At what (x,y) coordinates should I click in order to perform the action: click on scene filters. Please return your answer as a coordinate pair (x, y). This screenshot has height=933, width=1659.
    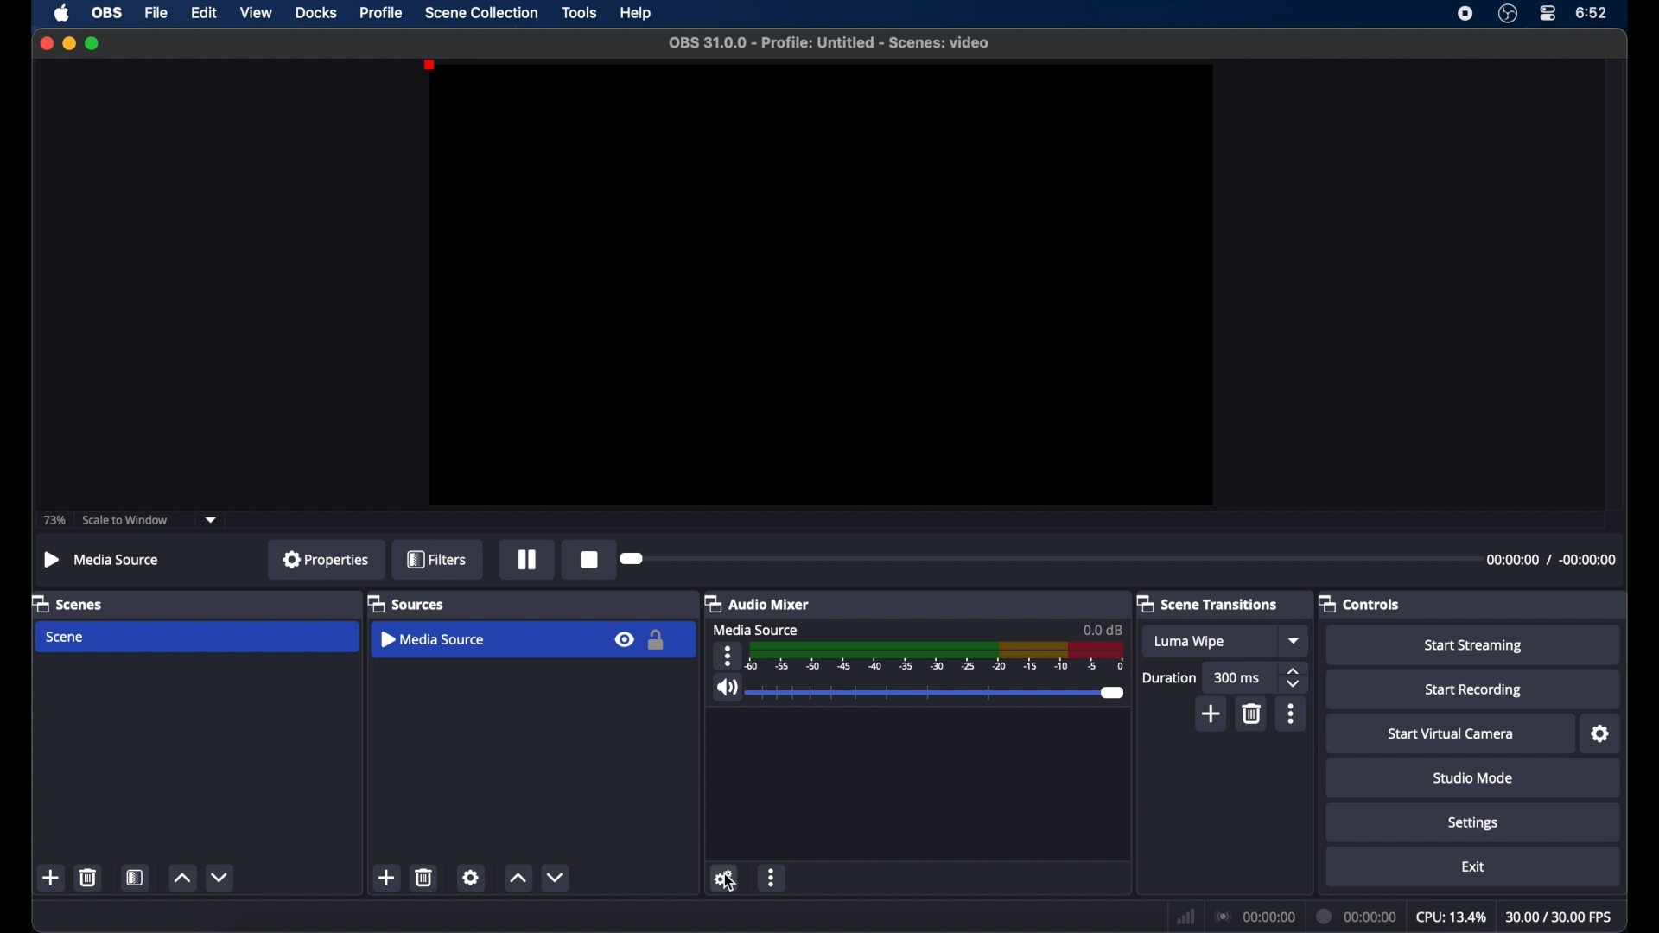
    Looking at the image, I should click on (137, 877).